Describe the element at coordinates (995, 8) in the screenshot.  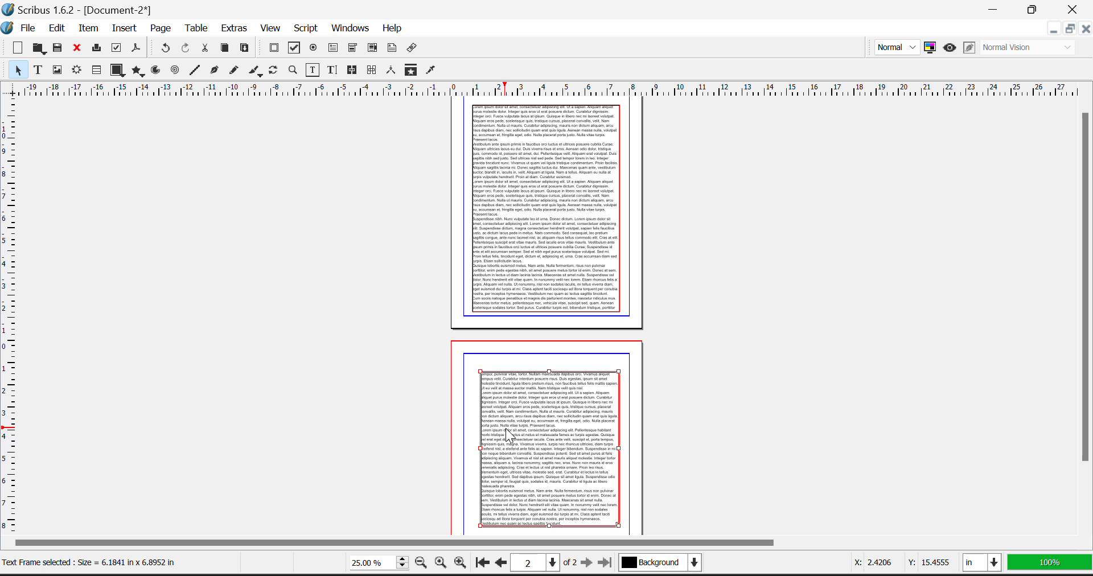
I see `Restore Down` at that location.